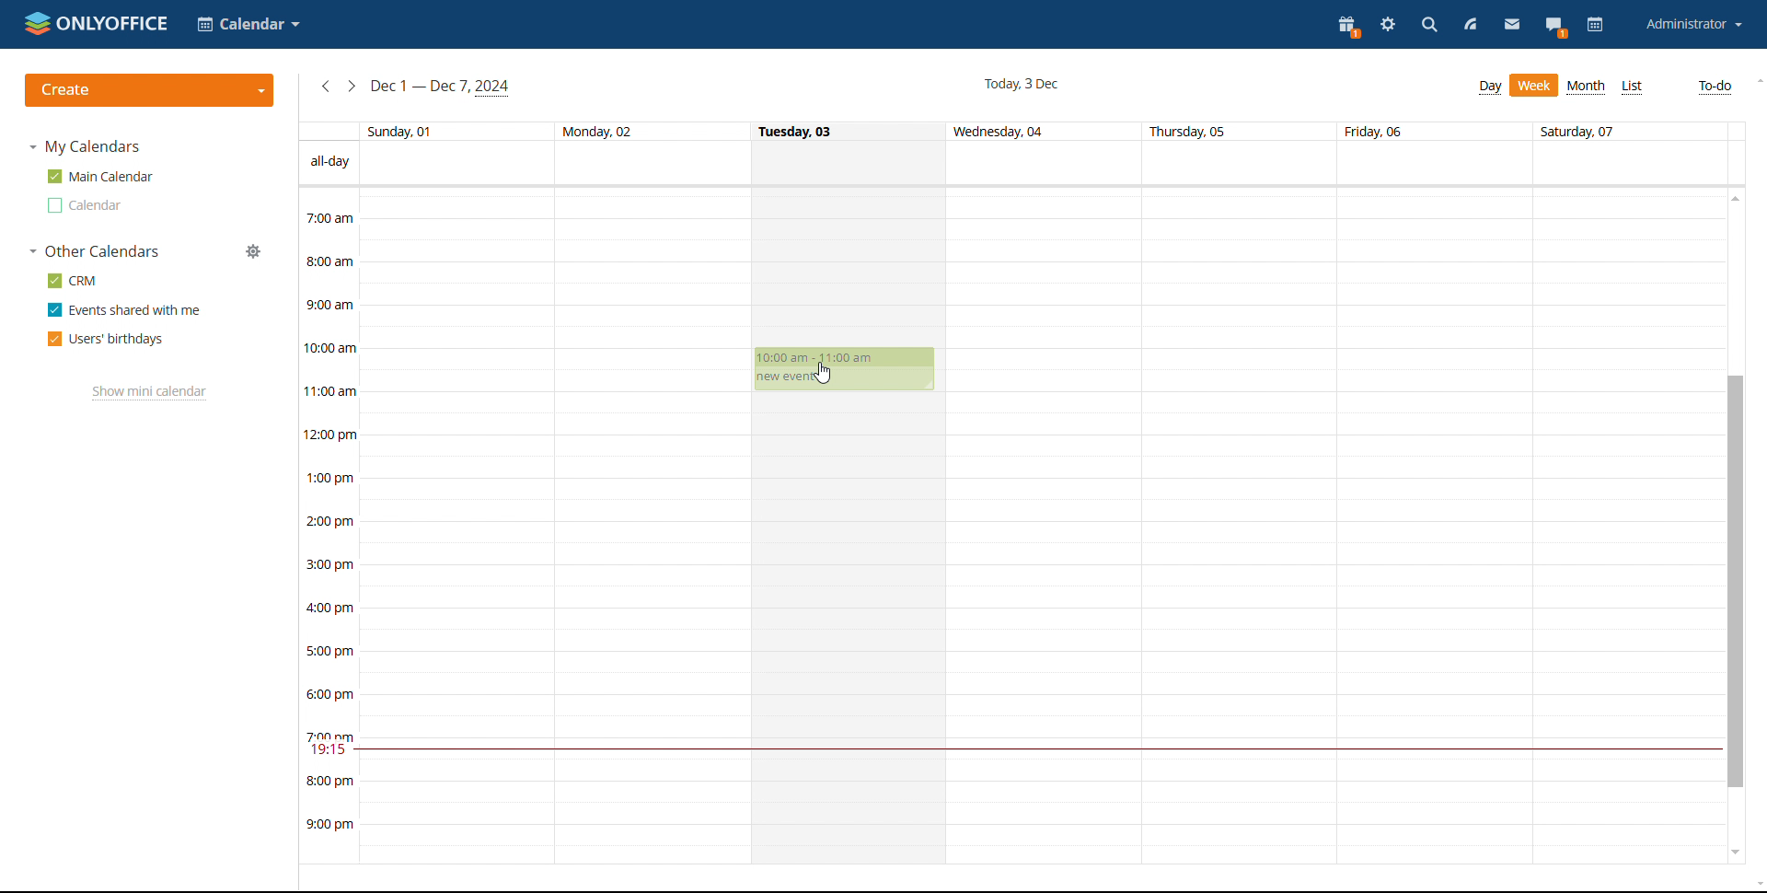 The image size is (1767, 893). Describe the element at coordinates (1738, 583) in the screenshot. I see `scrollbar` at that location.